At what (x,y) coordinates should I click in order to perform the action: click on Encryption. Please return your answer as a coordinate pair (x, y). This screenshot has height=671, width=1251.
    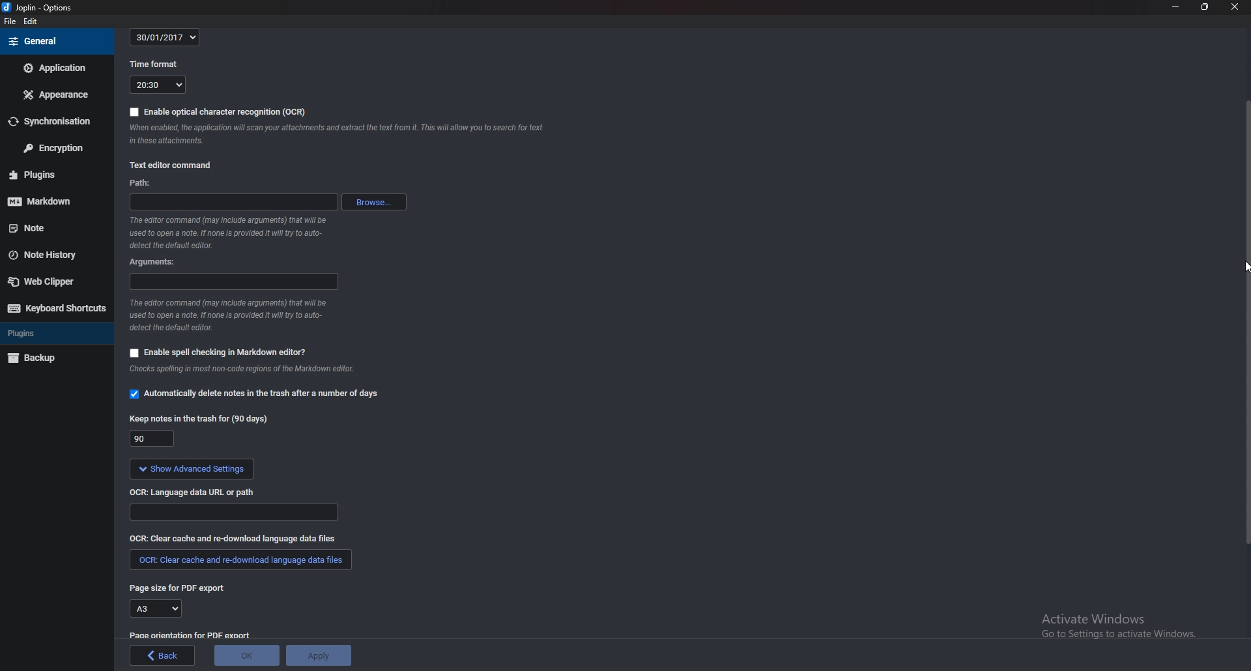
    Looking at the image, I should click on (55, 147).